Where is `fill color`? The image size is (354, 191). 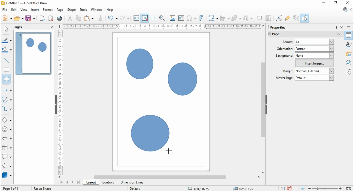
fill color is located at coordinates (7, 50).